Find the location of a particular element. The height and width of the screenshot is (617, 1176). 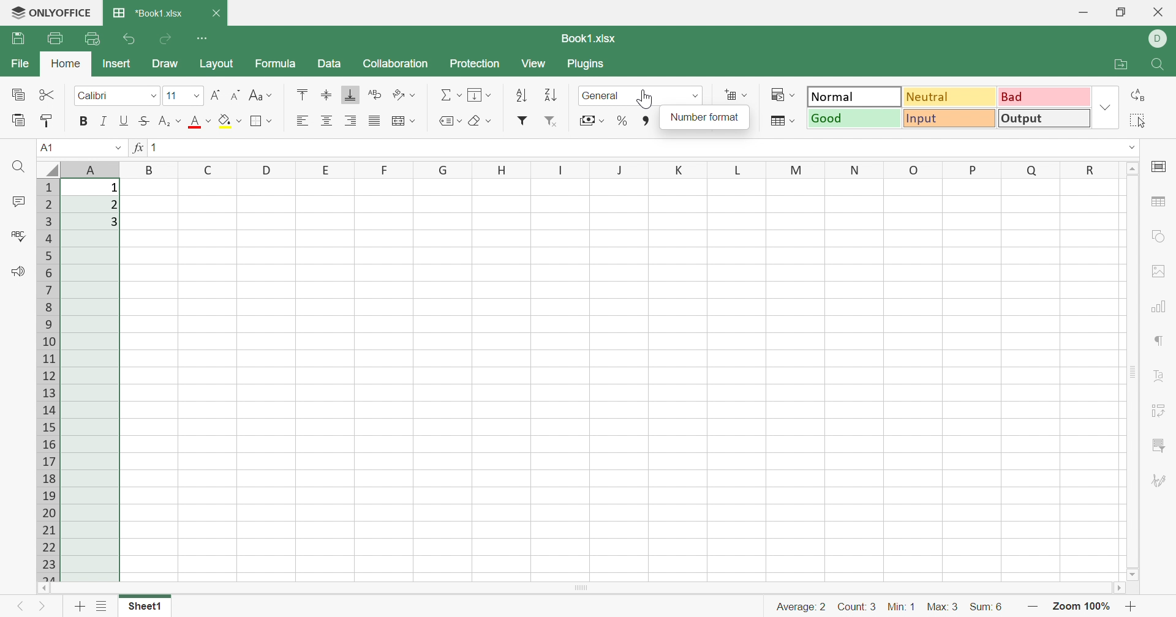

Conditional formatting is located at coordinates (782, 94).